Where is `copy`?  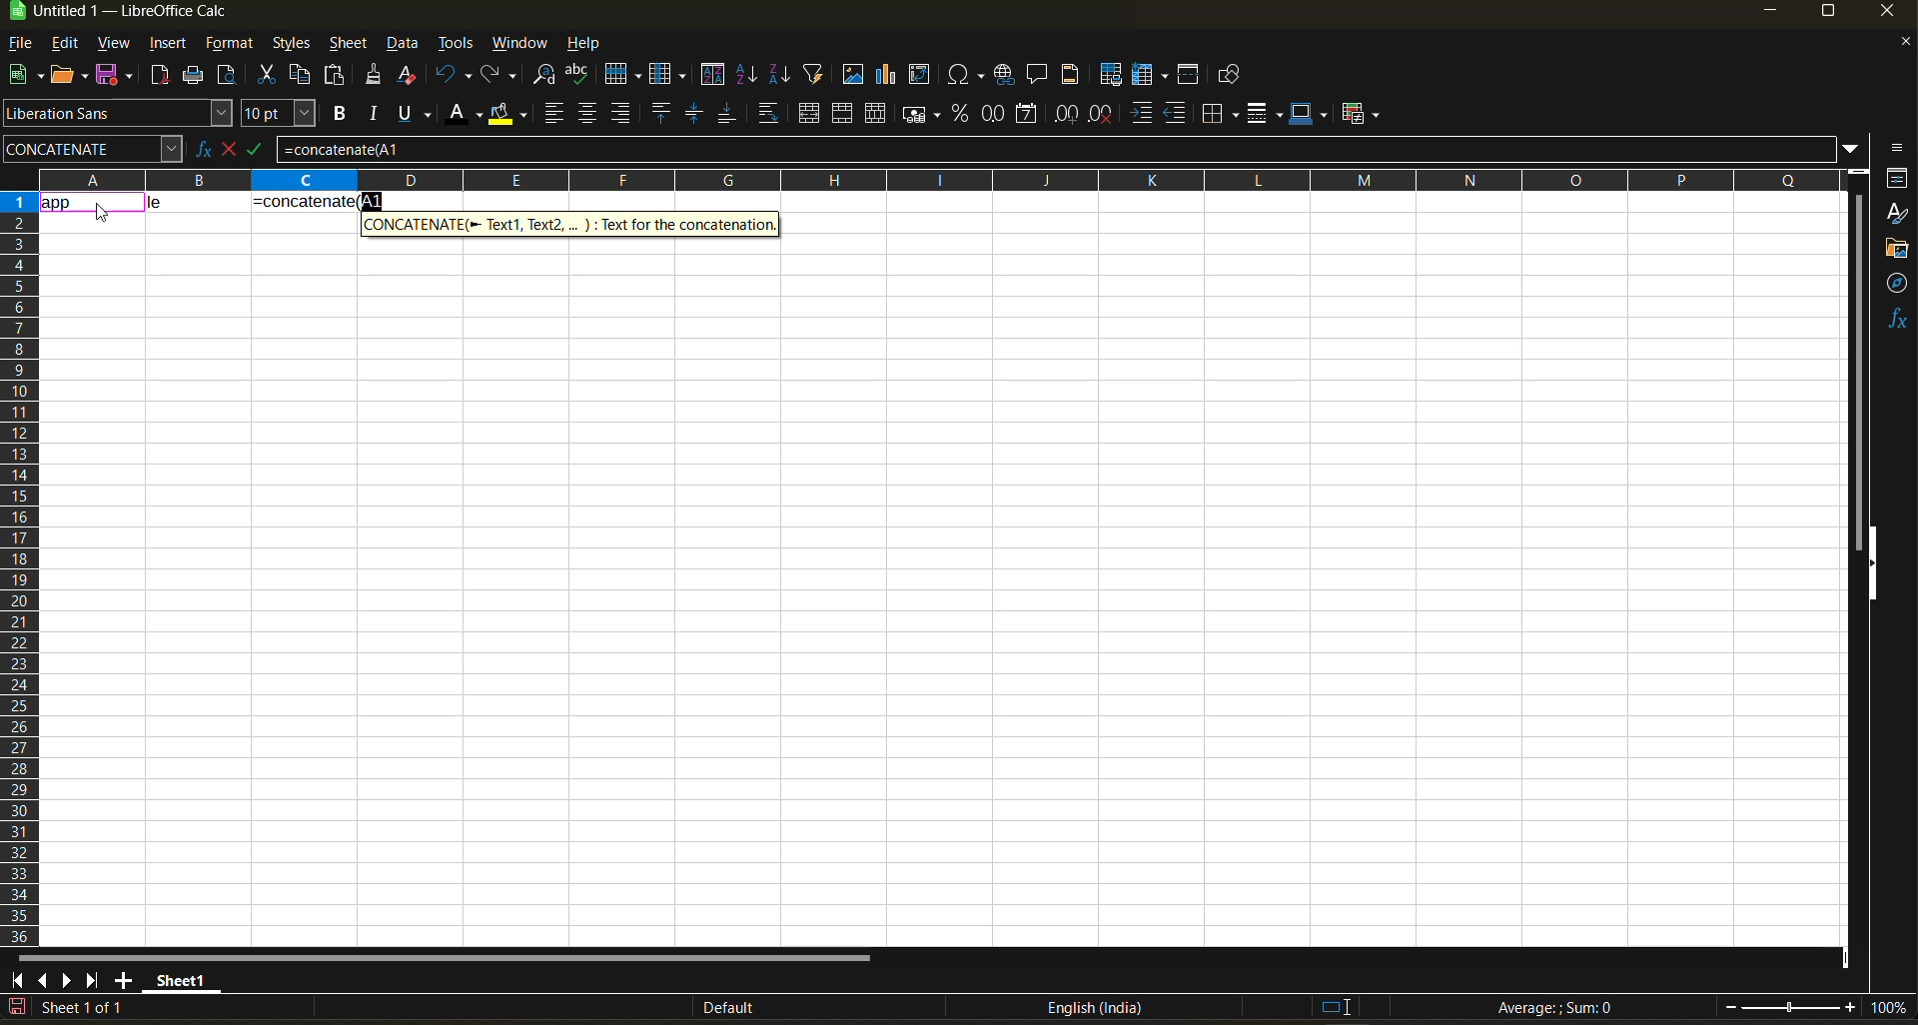
copy is located at coordinates (303, 75).